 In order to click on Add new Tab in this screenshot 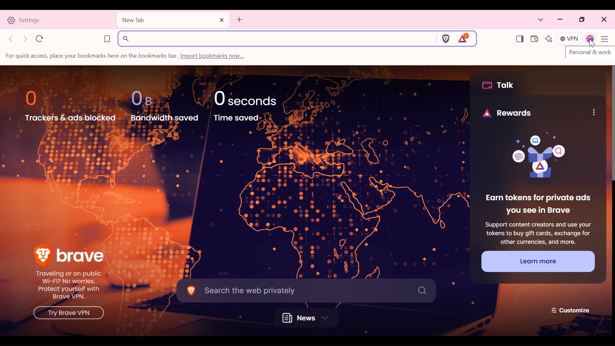, I will do `click(239, 20)`.